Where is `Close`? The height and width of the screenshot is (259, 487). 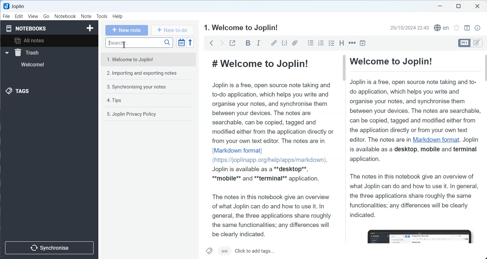
Close is located at coordinates (478, 7).